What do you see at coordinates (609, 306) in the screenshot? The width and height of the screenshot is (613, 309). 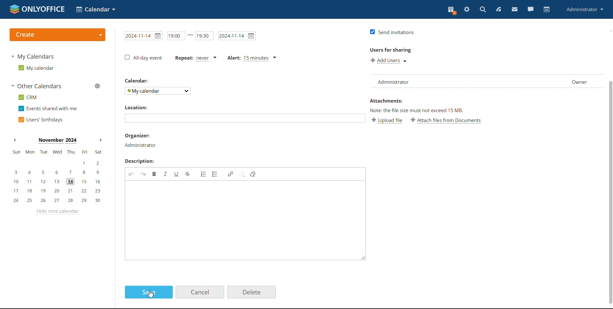 I see `scroll down` at bounding box center [609, 306].